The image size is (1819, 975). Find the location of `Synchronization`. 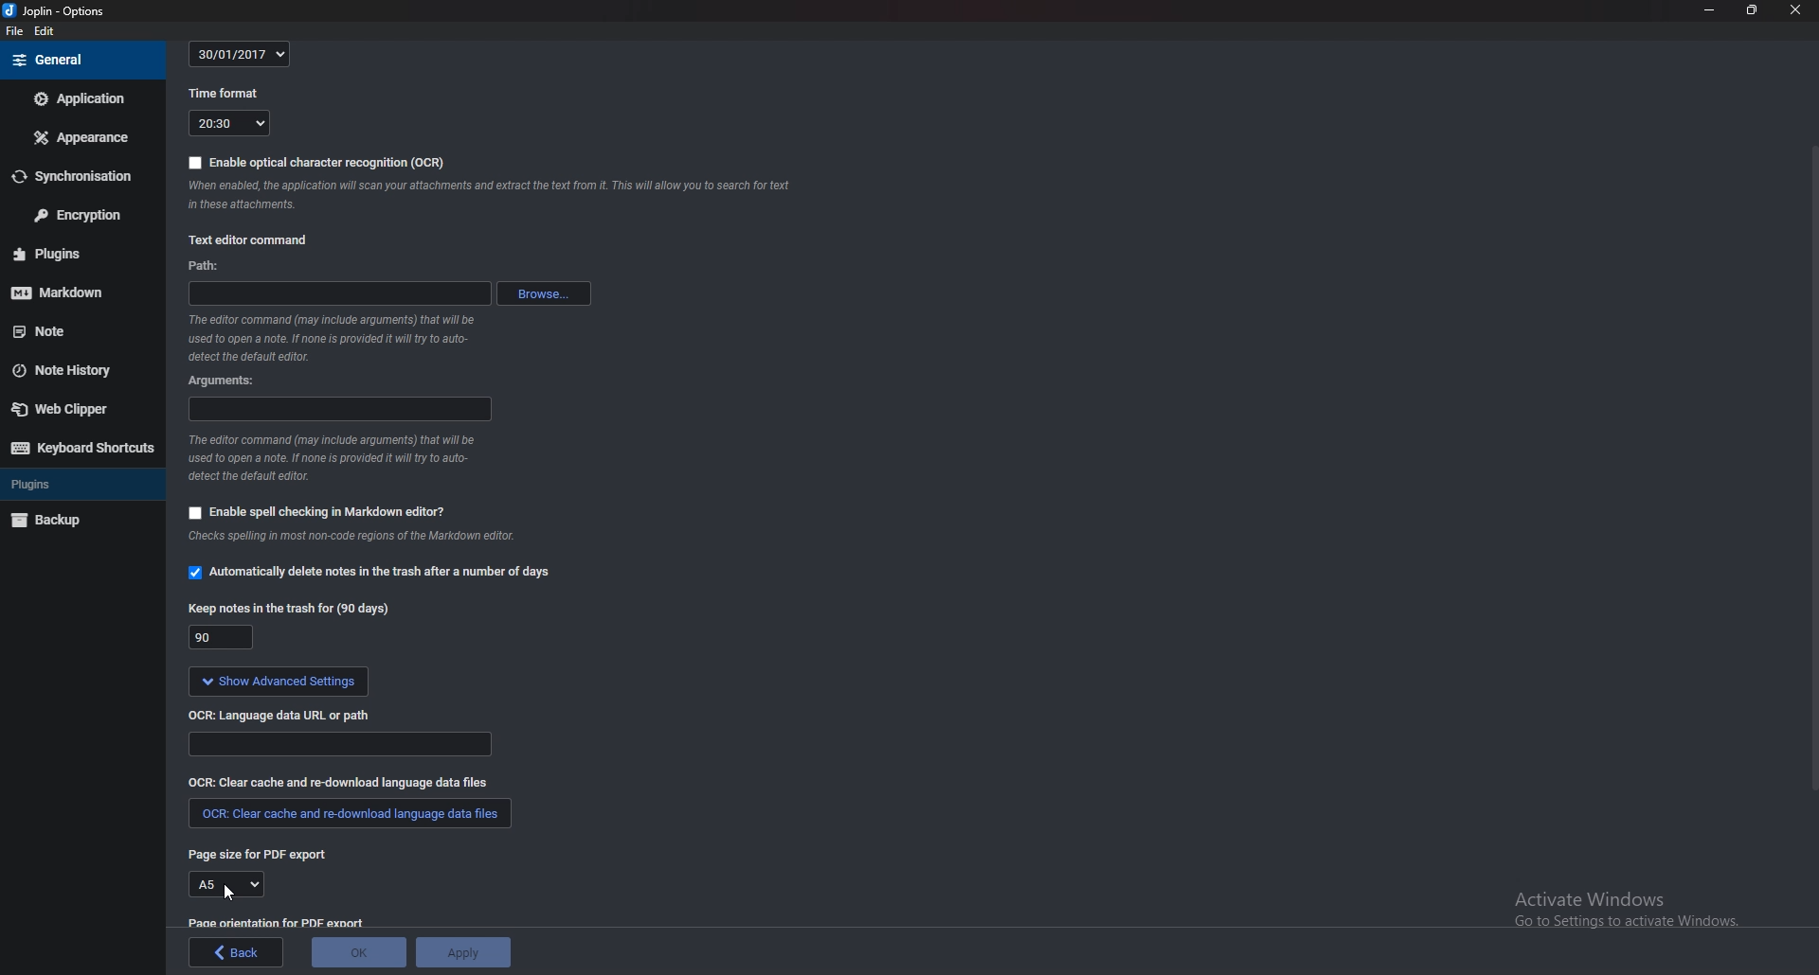

Synchronization is located at coordinates (80, 176).